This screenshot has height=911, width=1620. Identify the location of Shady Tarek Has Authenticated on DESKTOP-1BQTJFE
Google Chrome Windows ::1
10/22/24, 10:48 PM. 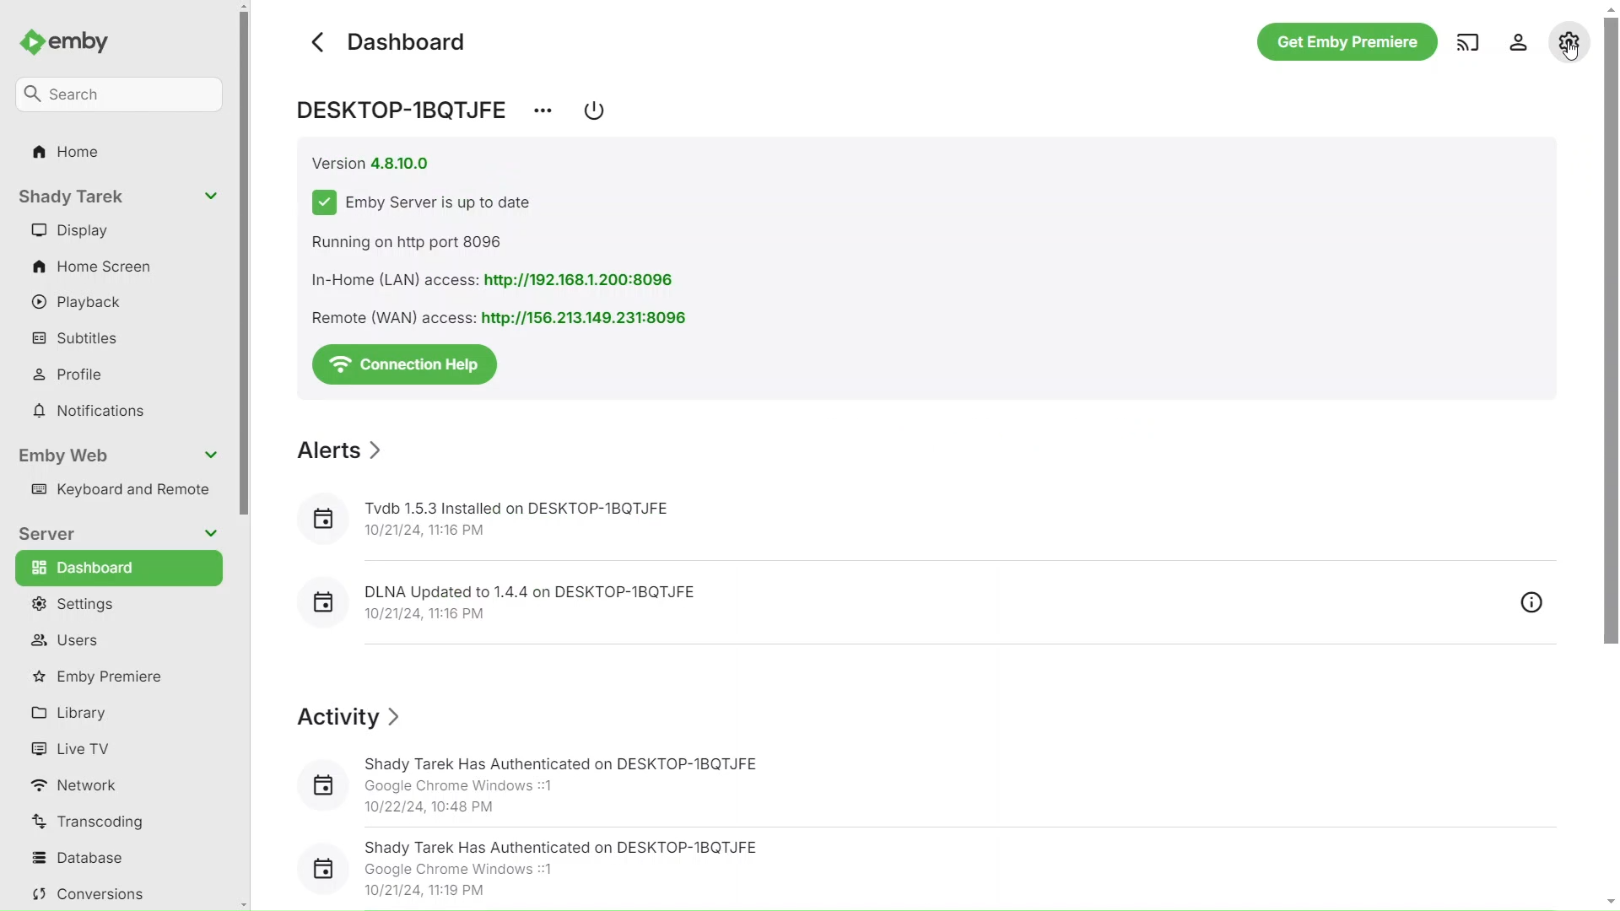
(542, 780).